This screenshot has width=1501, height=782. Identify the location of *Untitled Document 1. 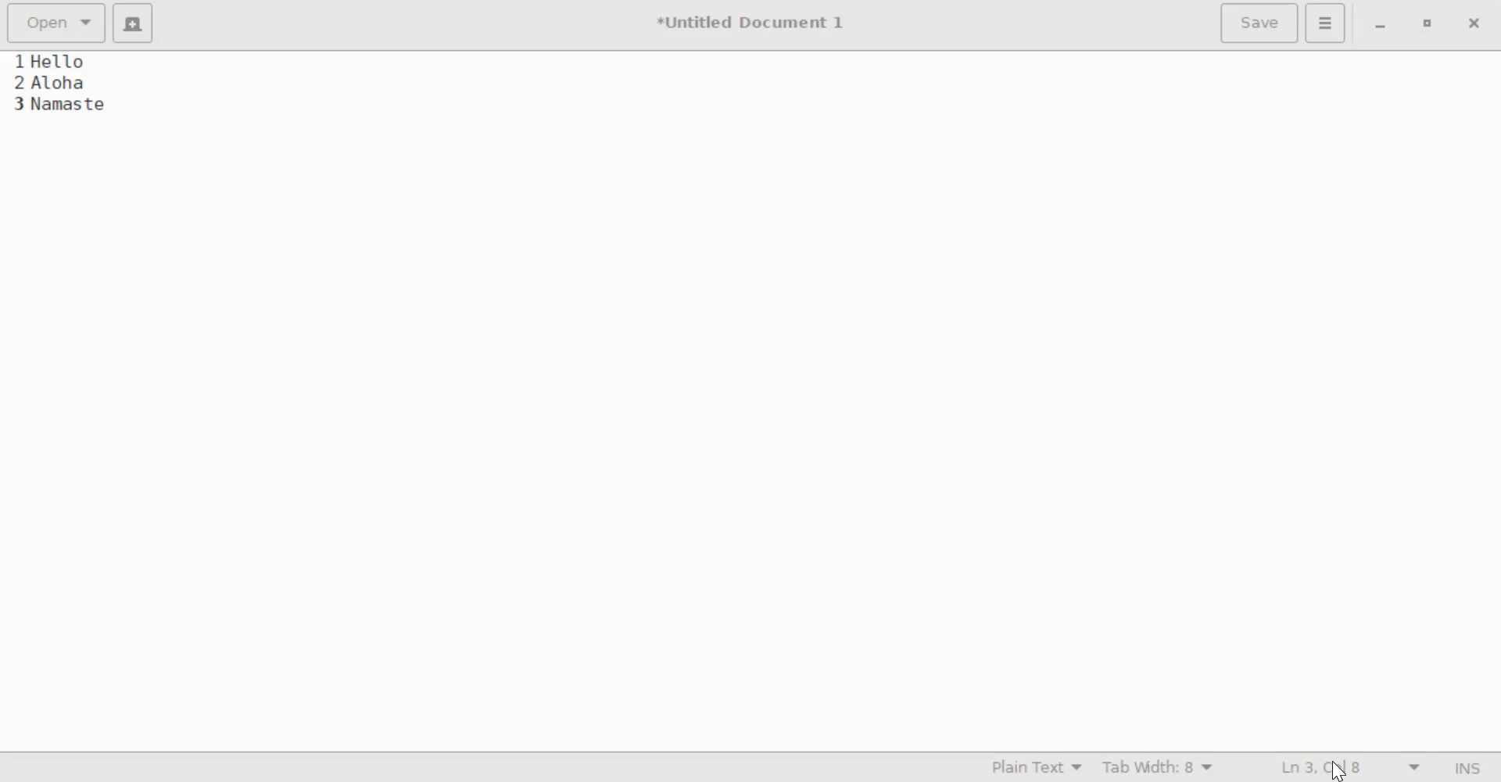
(758, 21).